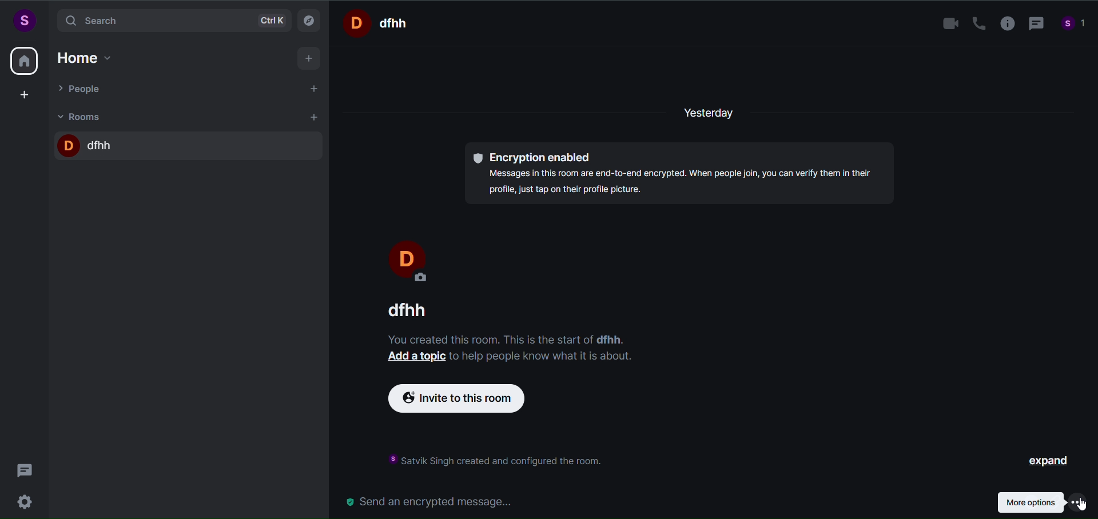 The image size is (1098, 519). Describe the element at coordinates (82, 116) in the screenshot. I see `rooms` at that location.